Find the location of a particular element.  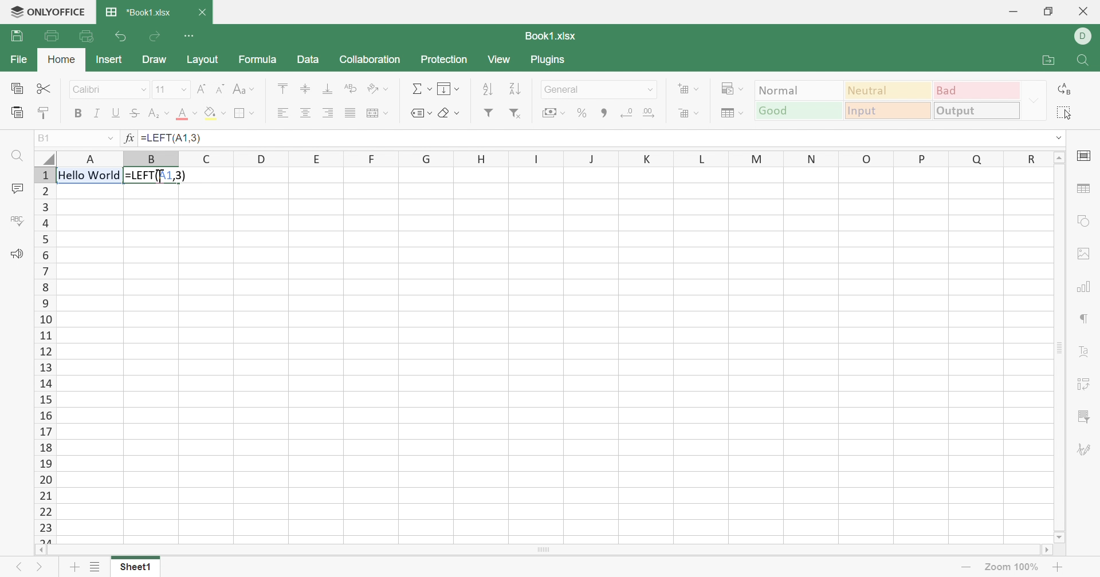

Borders is located at coordinates (245, 114).